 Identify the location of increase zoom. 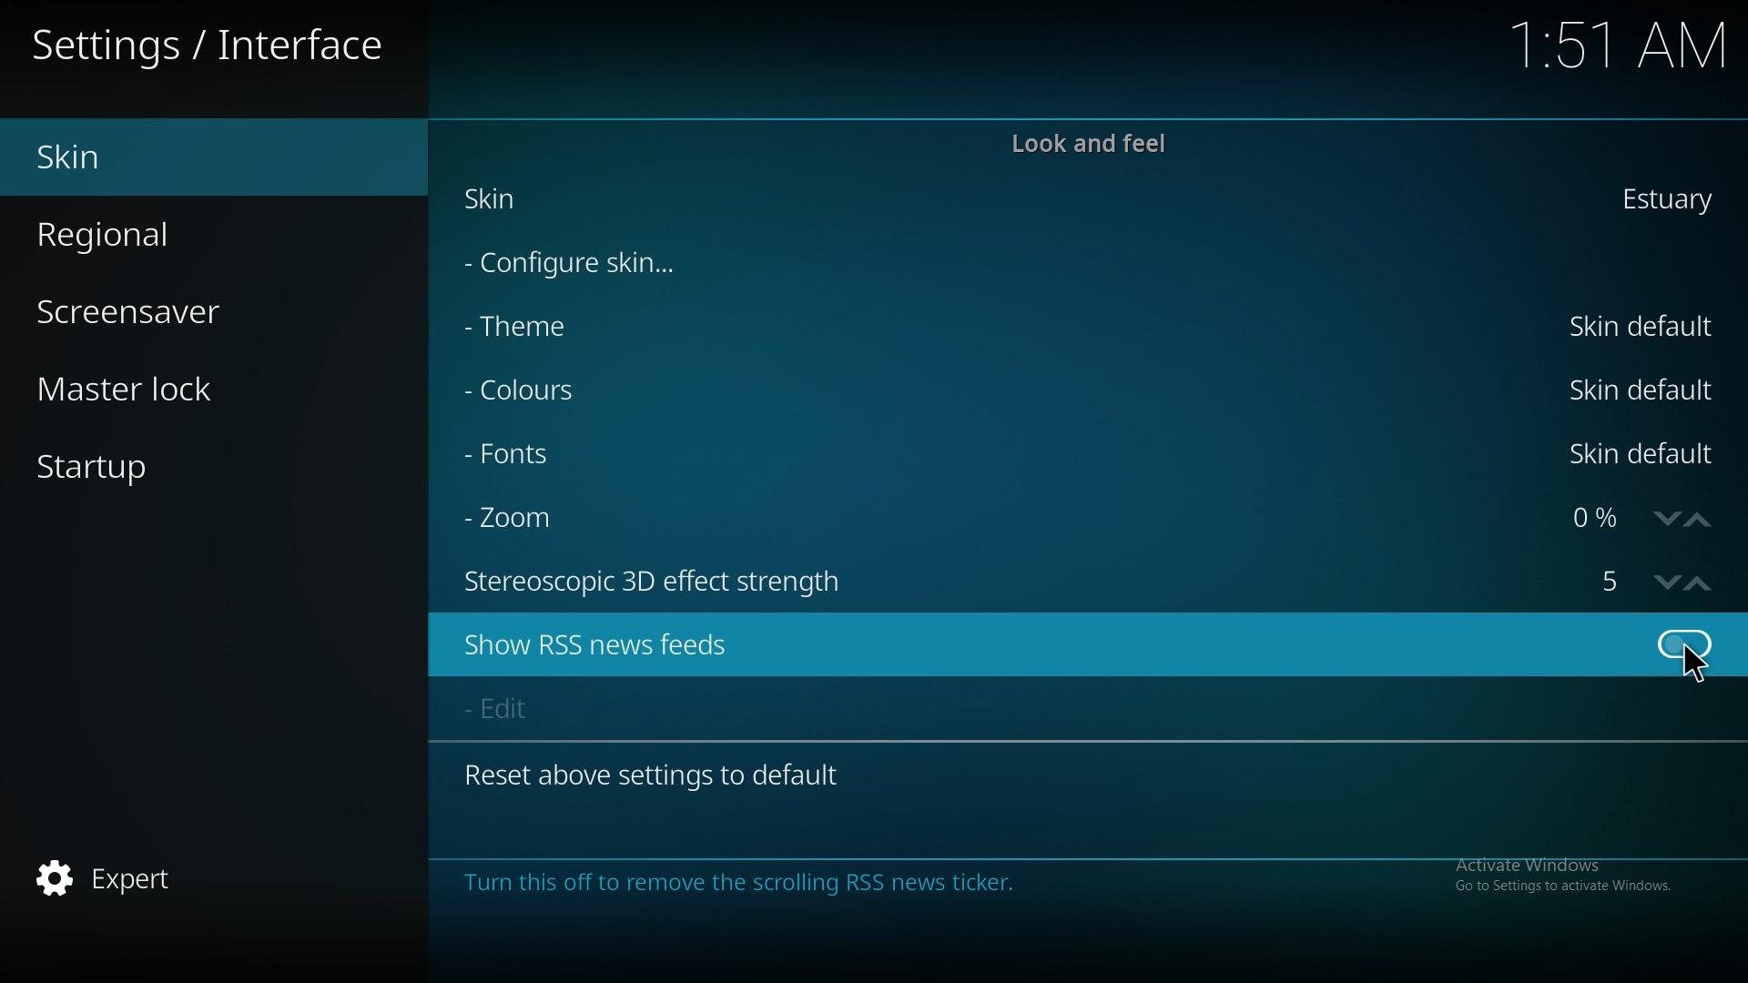
(1700, 520).